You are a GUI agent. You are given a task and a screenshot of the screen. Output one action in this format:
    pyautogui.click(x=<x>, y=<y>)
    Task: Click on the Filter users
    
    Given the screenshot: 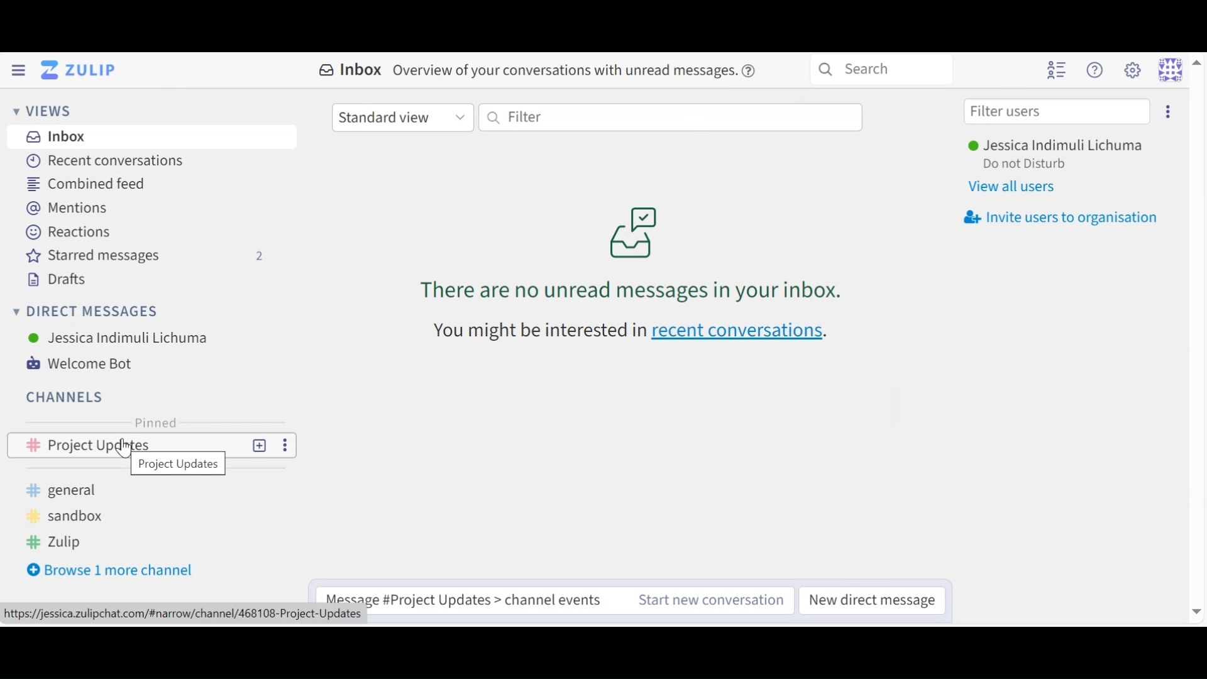 What is the action you would take?
    pyautogui.click(x=1057, y=112)
    